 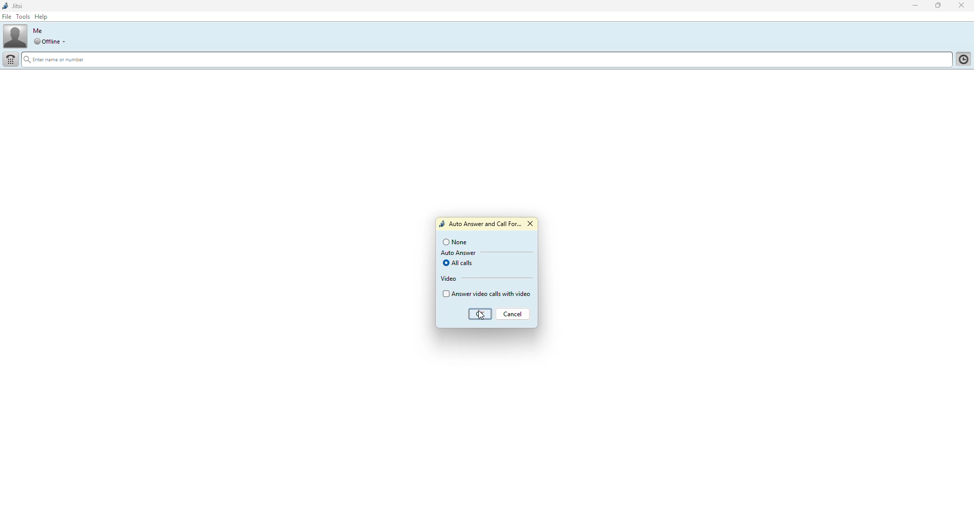 What do you see at coordinates (47, 42) in the screenshot?
I see `offline` at bounding box center [47, 42].